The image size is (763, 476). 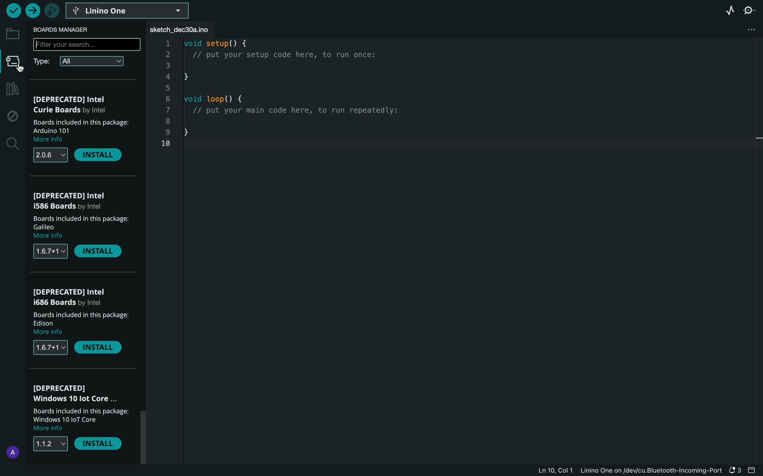 What do you see at coordinates (187, 30) in the screenshot?
I see `file tab` at bounding box center [187, 30].